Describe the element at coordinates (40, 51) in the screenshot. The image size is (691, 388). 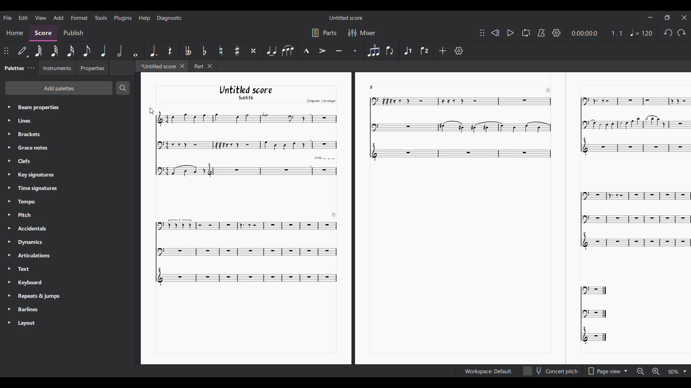
I see `64th note` at that location.